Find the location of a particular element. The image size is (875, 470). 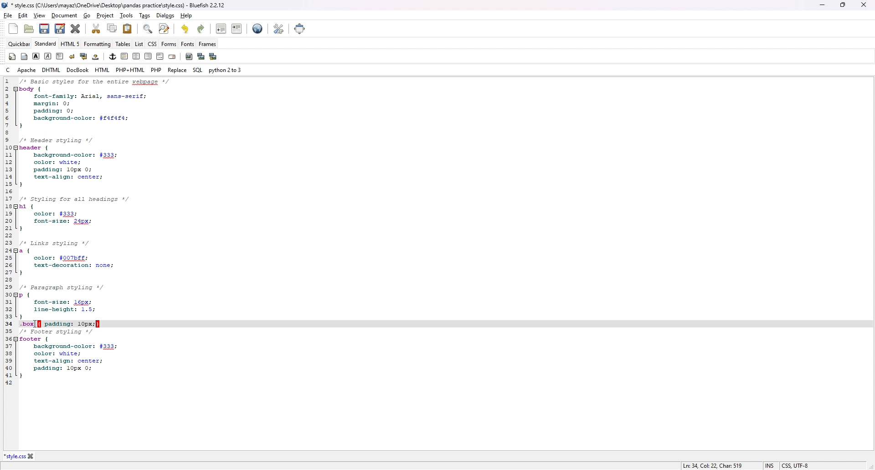

resize is located at coordinates (842, 5).